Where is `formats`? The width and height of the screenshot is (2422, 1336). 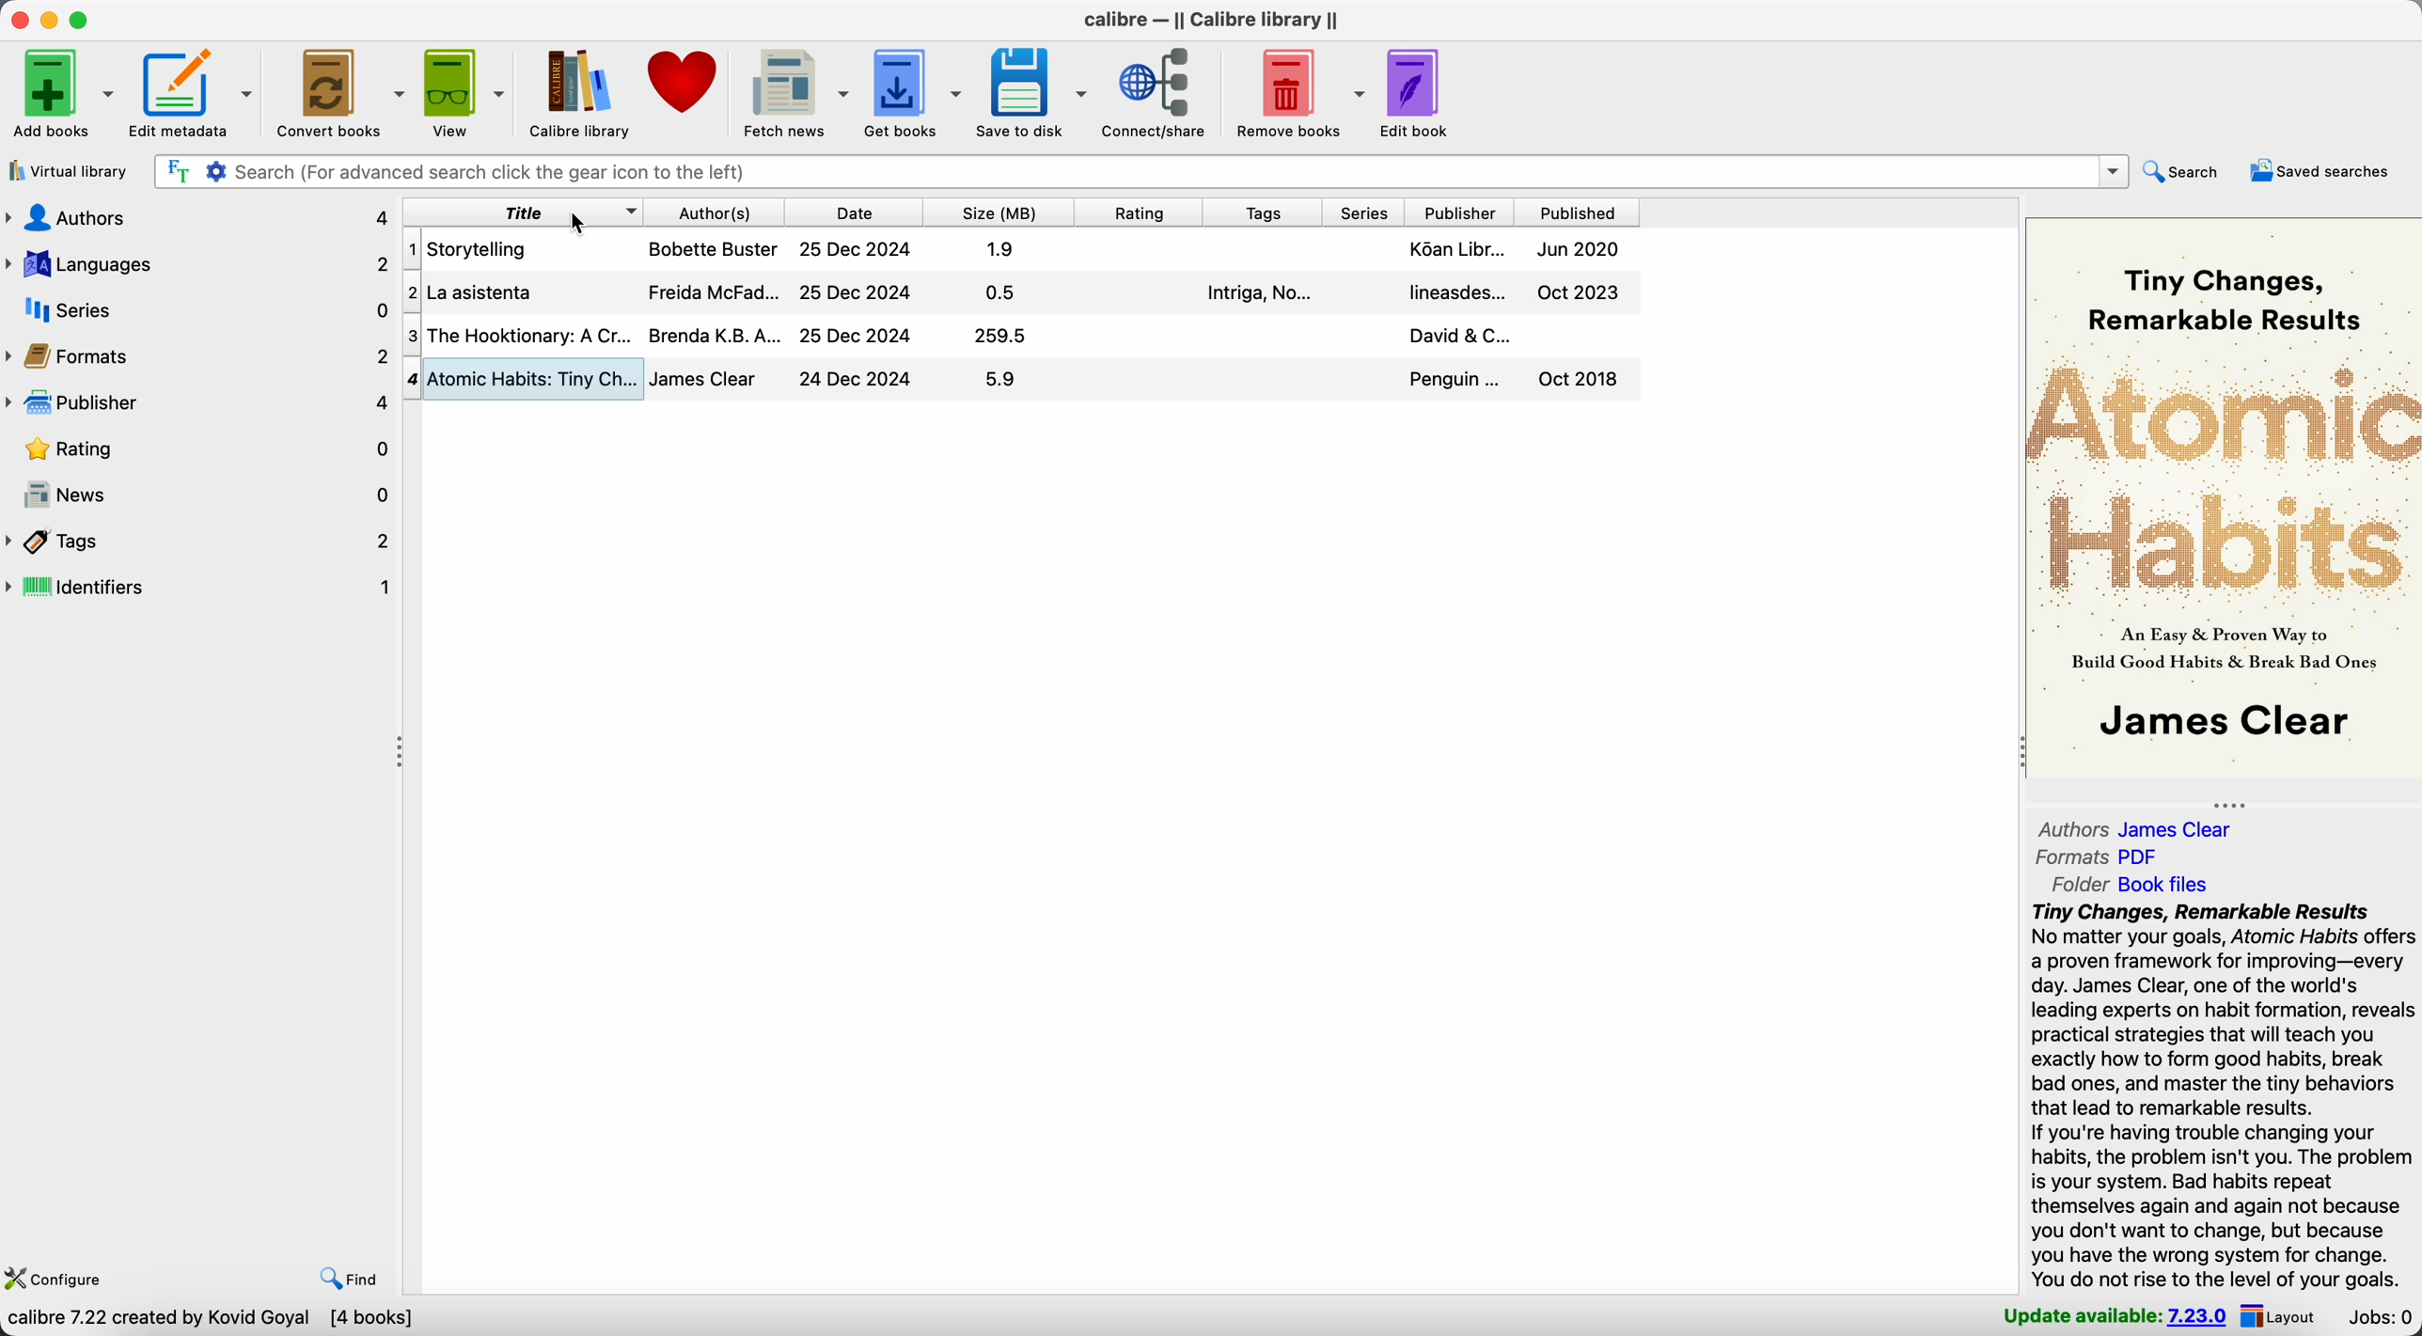
formats is located at coordinates (197, 359).